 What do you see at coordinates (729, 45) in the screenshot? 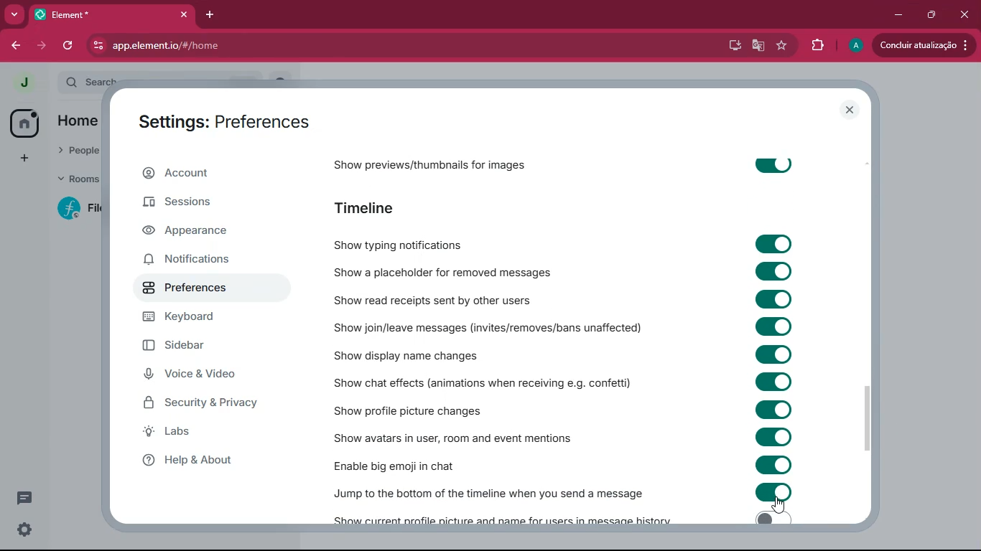
I see `desktop` at bounding box center [729, 45].